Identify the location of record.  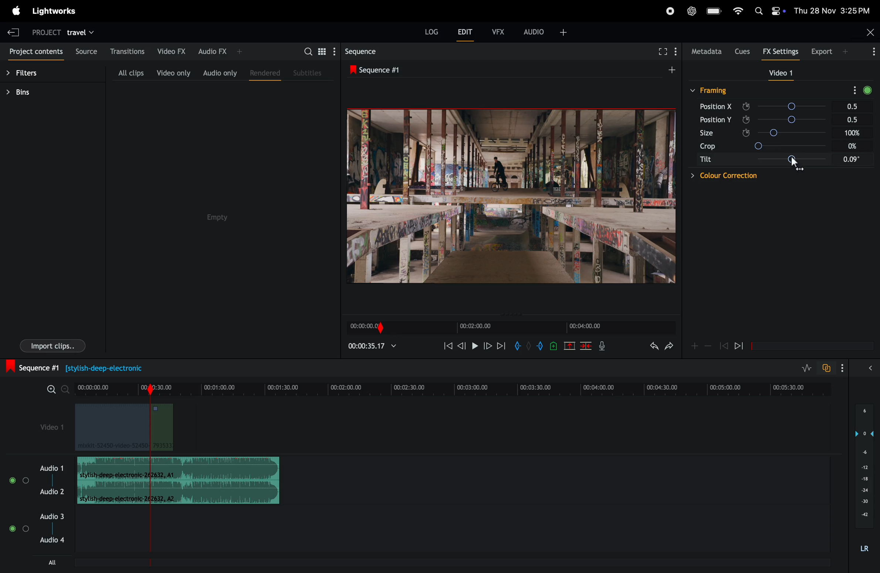
(670, 10).